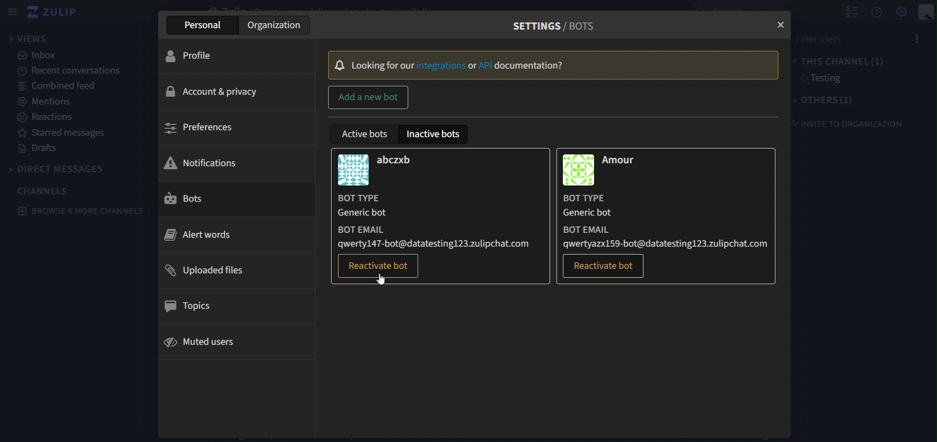  I want to click on image, so click(578, 170).